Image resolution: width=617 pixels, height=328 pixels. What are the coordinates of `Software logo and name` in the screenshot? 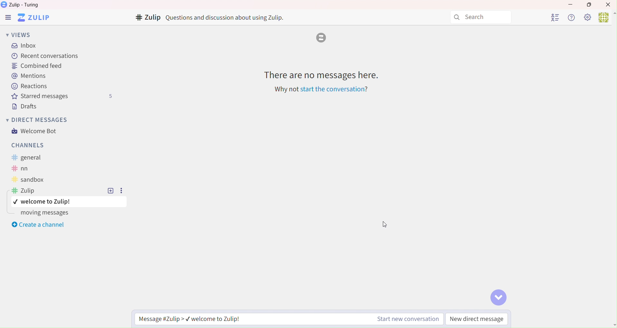 It's located at (34, 18).